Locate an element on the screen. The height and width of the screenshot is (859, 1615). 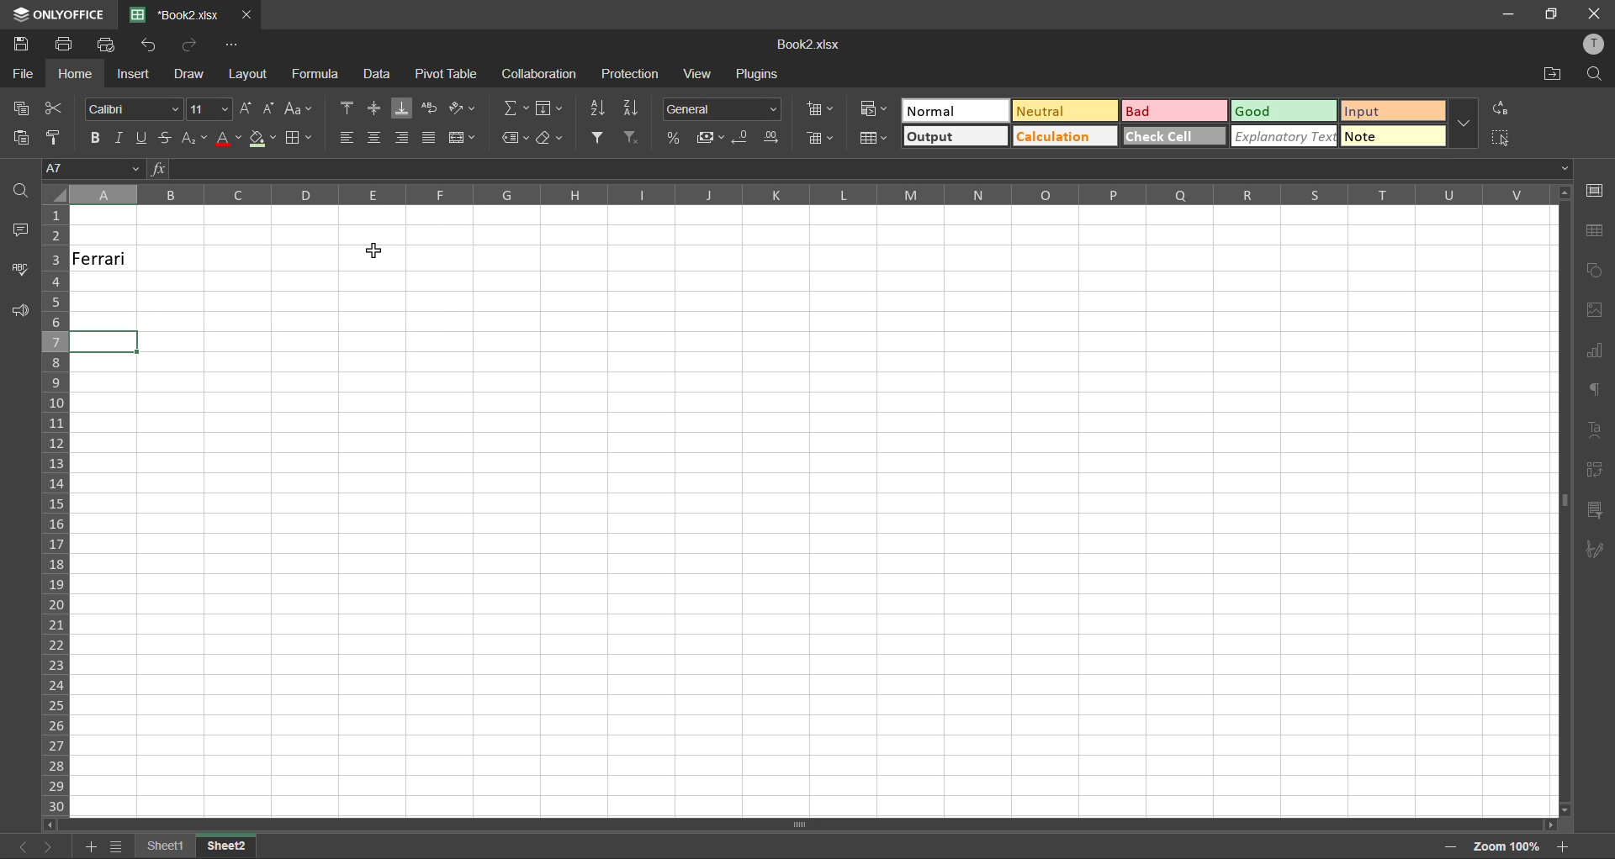
close is located at coordinates (1594, 13).